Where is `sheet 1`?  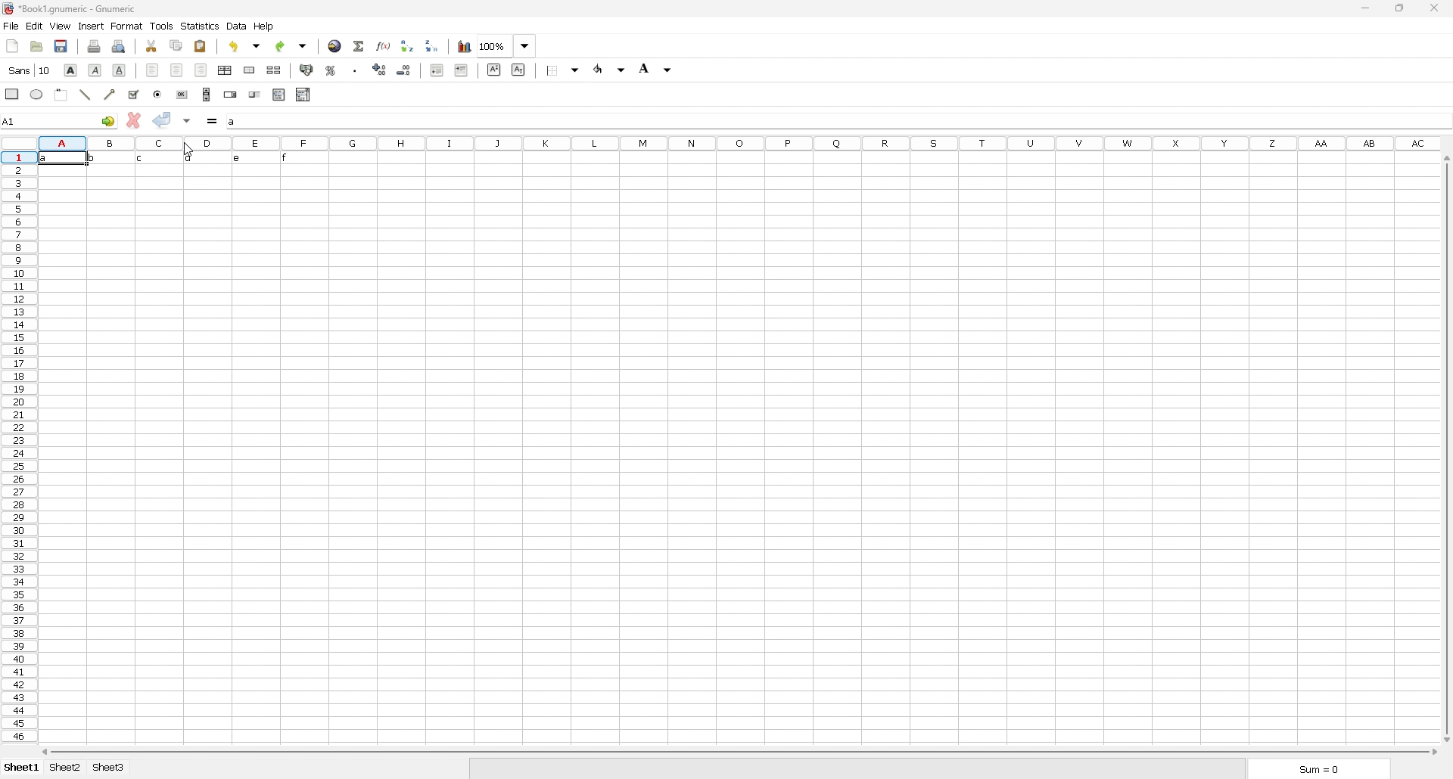
sheet 1 is located at coordinates (22, 768).